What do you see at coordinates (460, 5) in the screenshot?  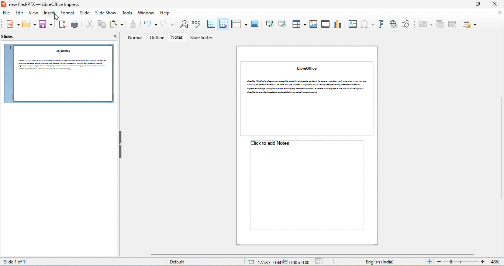 I see `minimize` at bounding box center [460, 5].